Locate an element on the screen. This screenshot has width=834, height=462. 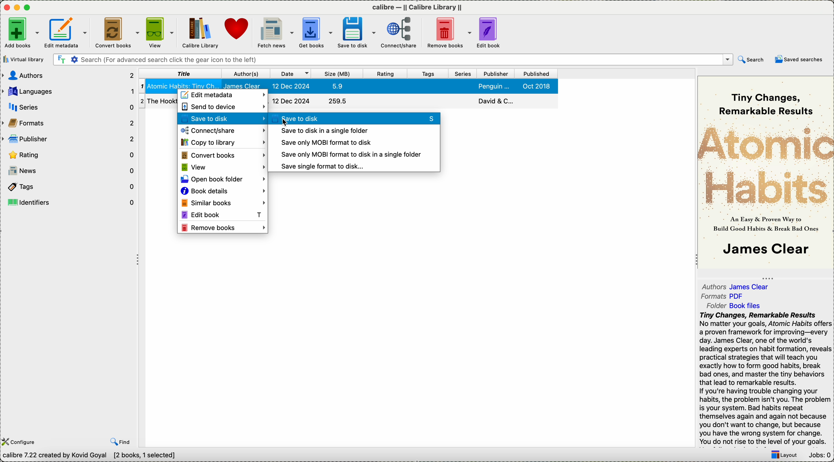
save to disk in a single folder is located at coordinates (324, 130).